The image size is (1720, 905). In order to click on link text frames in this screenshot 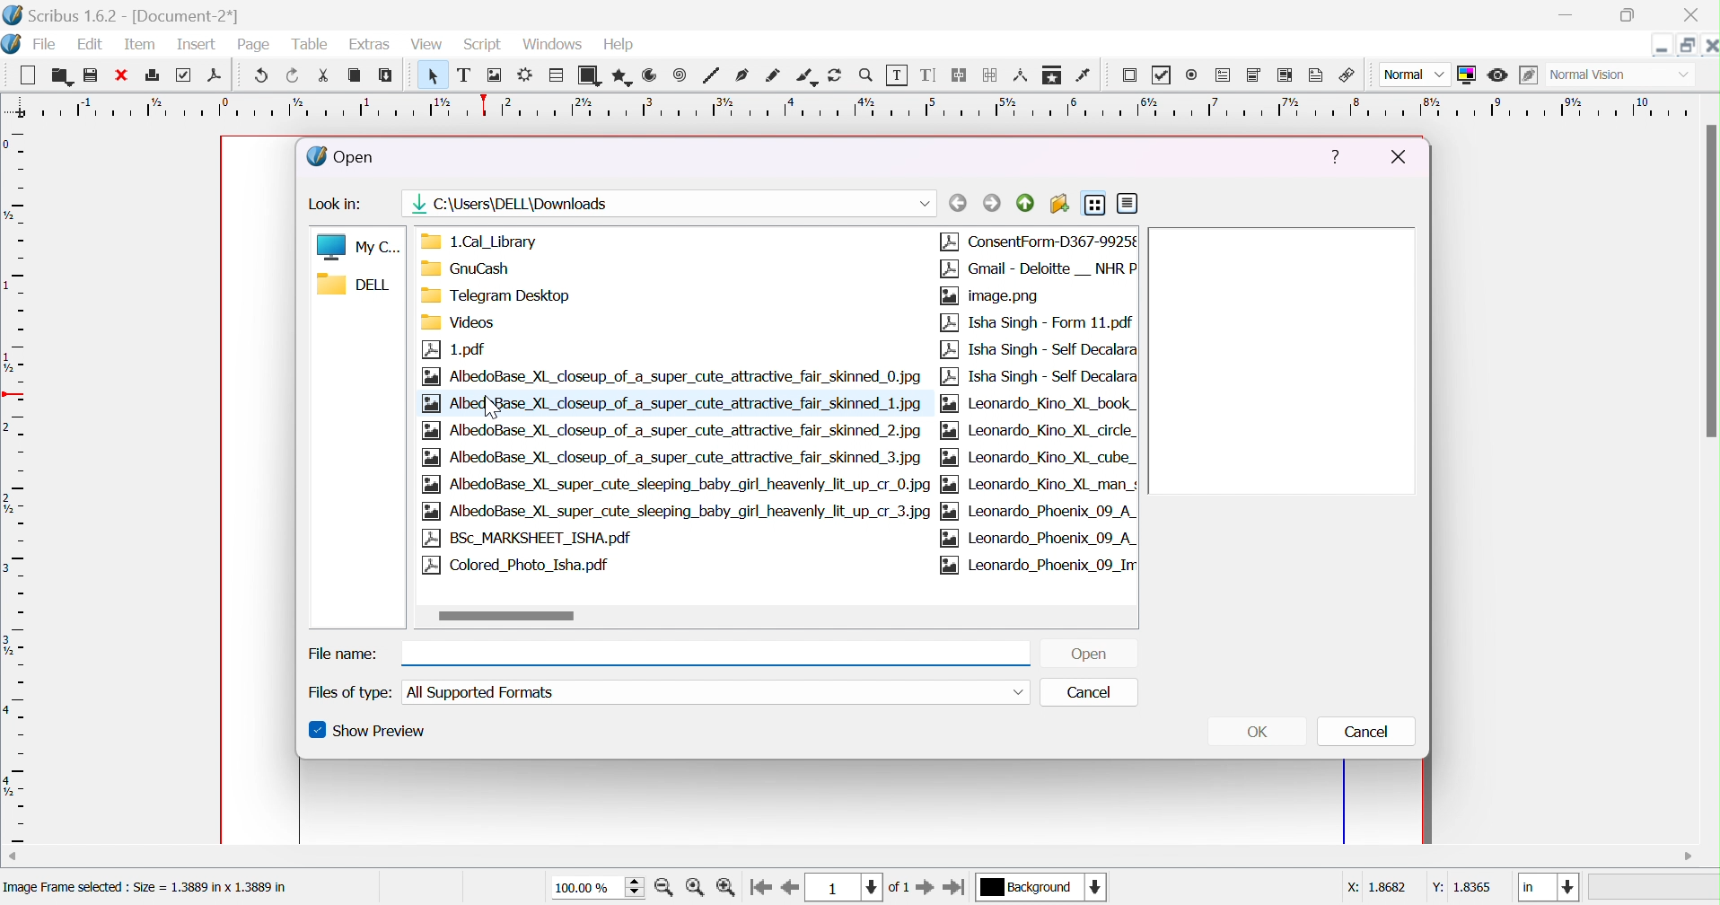, I will do `click(961, 75)`.